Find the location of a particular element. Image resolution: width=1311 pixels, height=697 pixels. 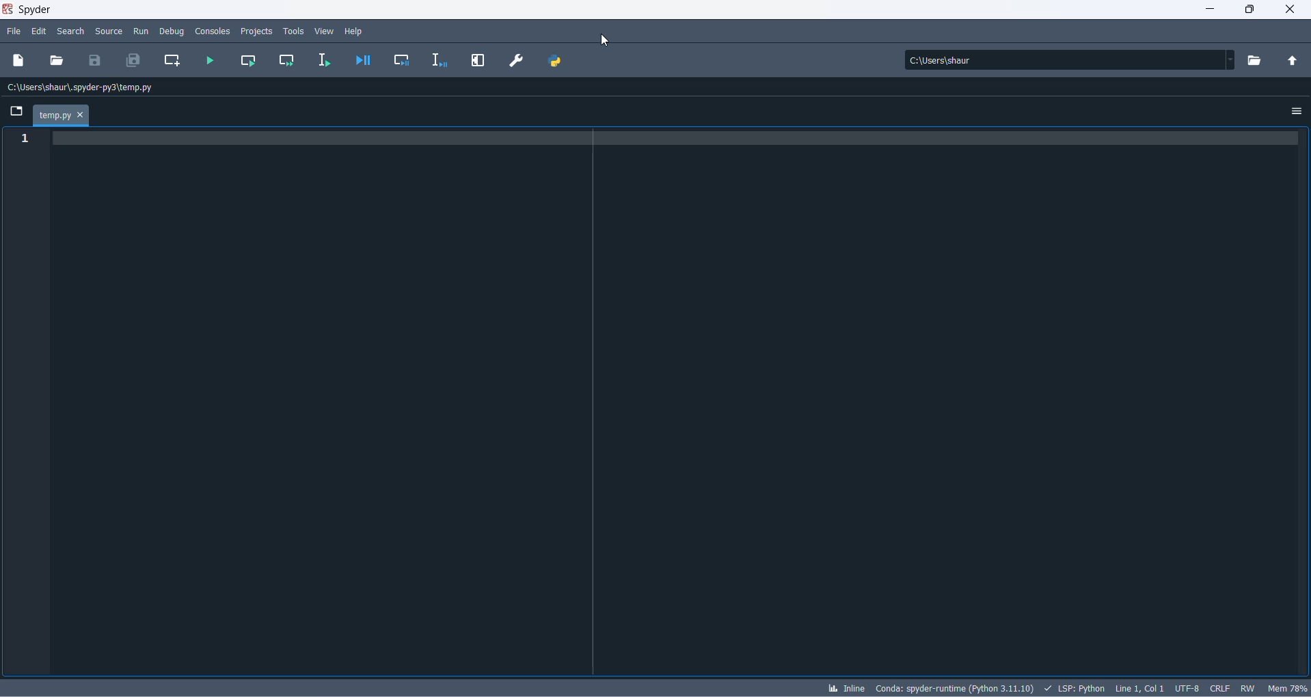

debug cell is located at coordinates (402, 61).